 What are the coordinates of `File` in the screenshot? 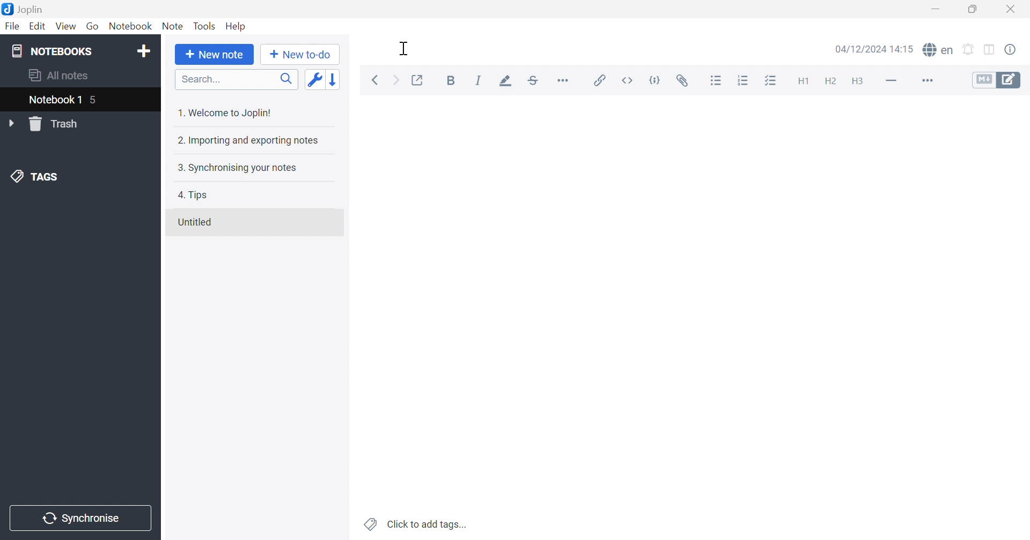 It's located at (13, 26).